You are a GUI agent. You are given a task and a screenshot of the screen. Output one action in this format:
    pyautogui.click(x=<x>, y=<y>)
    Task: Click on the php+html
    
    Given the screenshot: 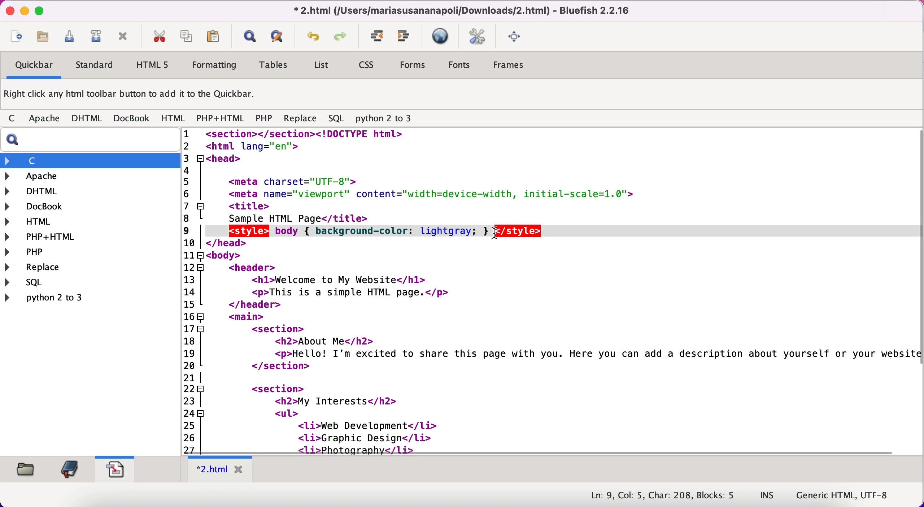 What is the action you would take?
    pyautogui.click(x=222, y=119)
    